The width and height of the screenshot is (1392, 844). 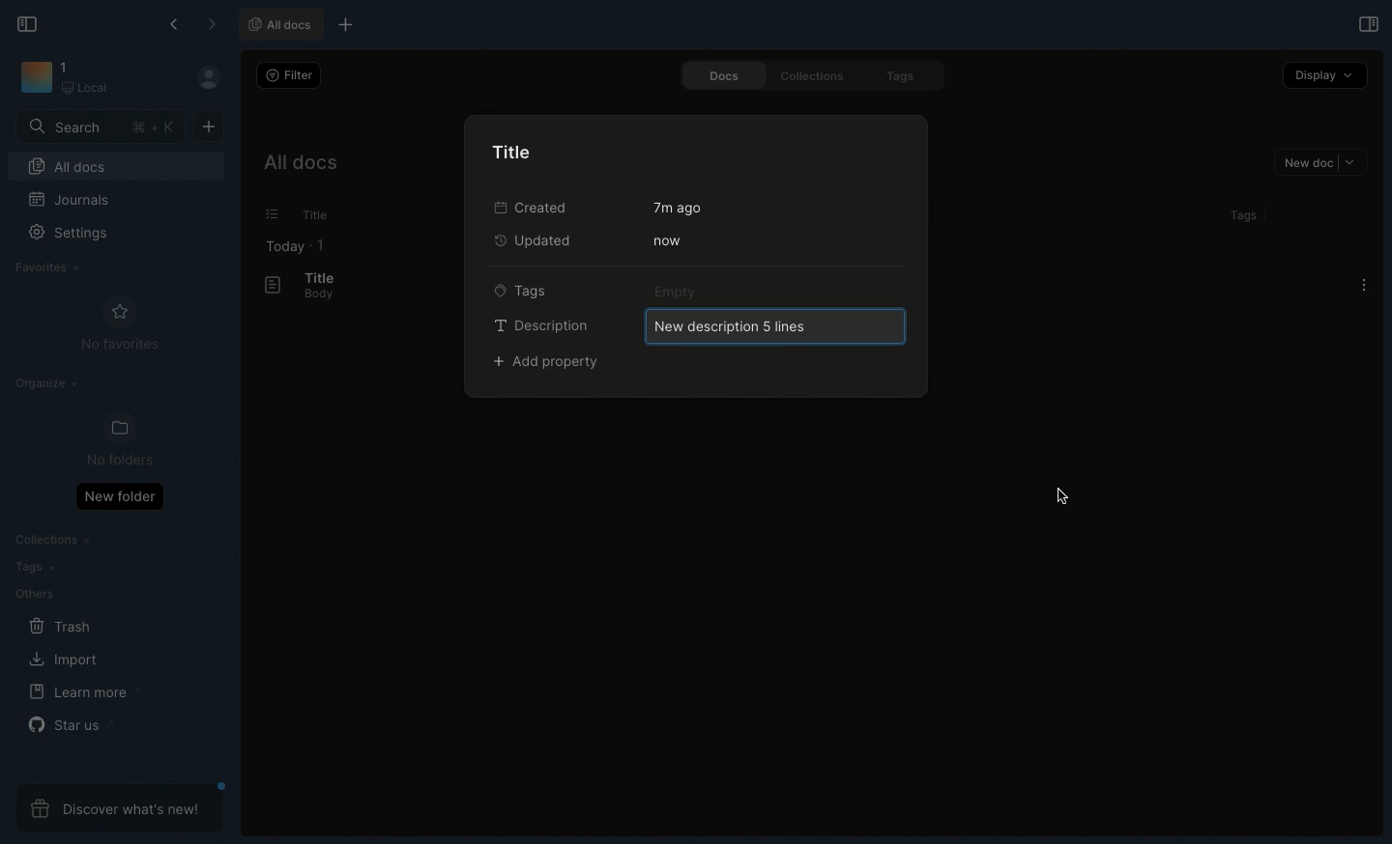 What do you see at coordinates (1366, 23) in the screenshot?
I see `Open right panel` at bounding box center [1366, 23].